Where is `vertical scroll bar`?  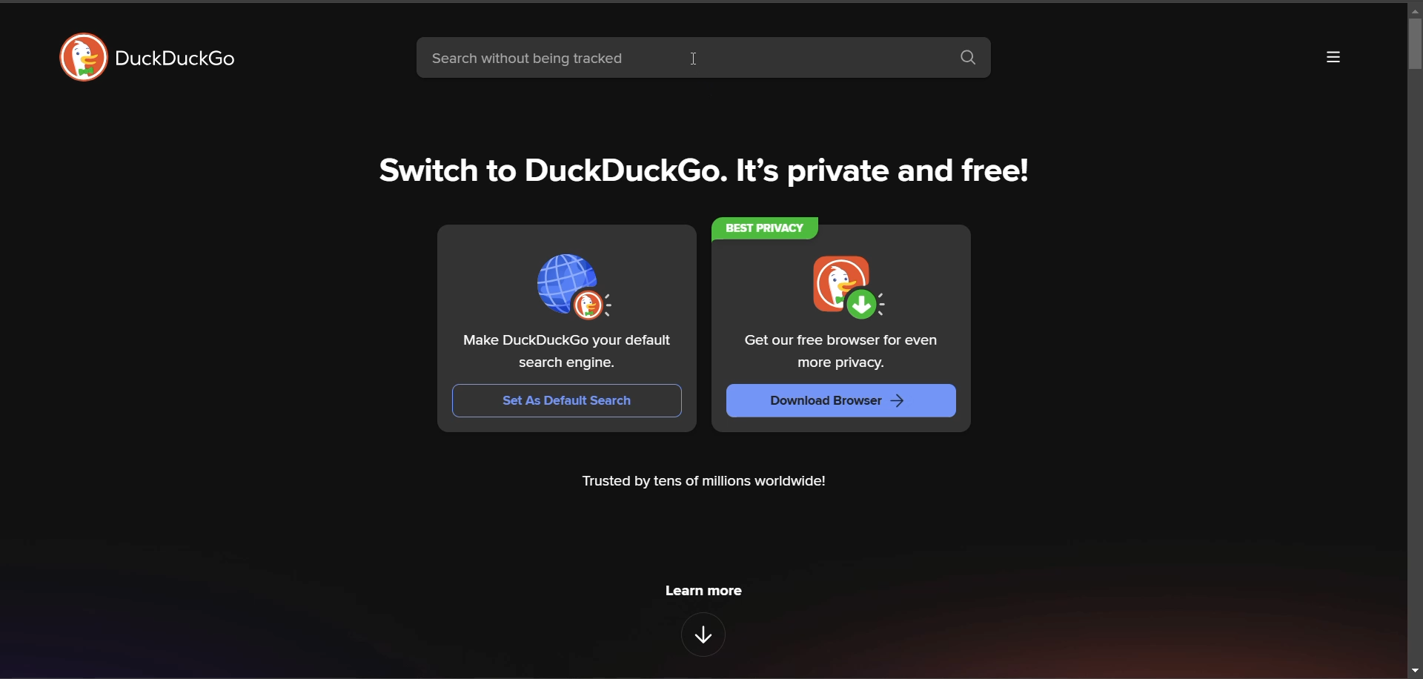 vertical scroll bar is located at coordinates (1402, 52).